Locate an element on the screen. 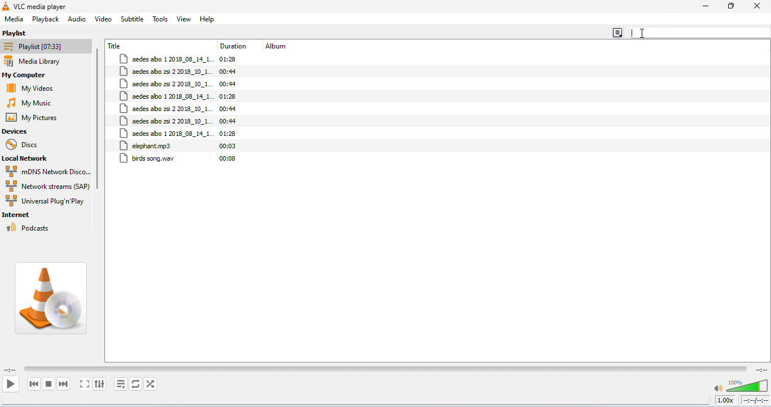 The width and height of the screenshot is (771, 407). aedes albo zsi 2 2018_08_10_1 is located at coordinates (167, 108).